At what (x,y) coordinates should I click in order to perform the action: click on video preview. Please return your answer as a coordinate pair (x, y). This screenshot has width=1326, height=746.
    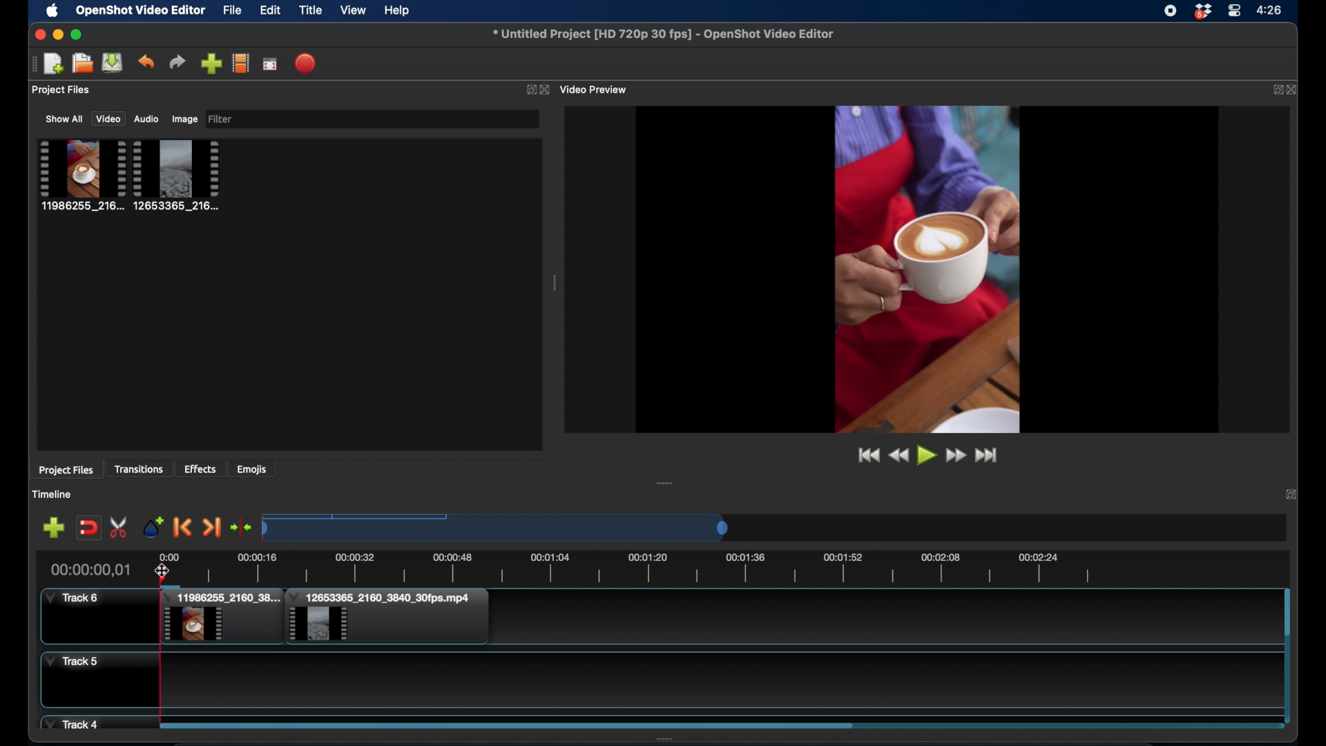
    Looking at the image, I should click on (596, 89).